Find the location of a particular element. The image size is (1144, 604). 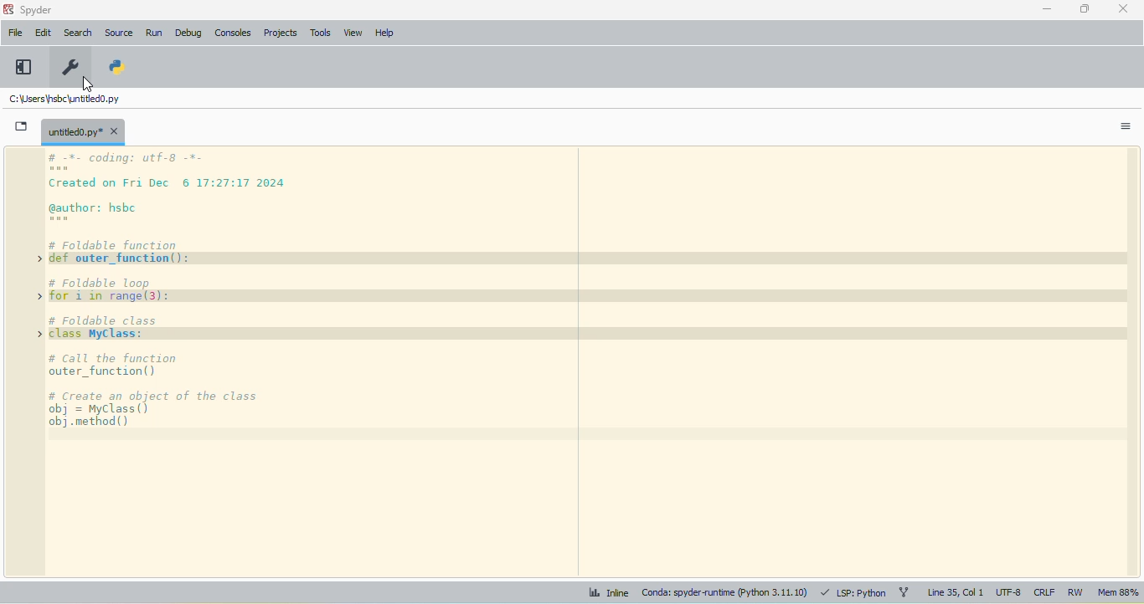

inline is located at coordinates (607, 592).